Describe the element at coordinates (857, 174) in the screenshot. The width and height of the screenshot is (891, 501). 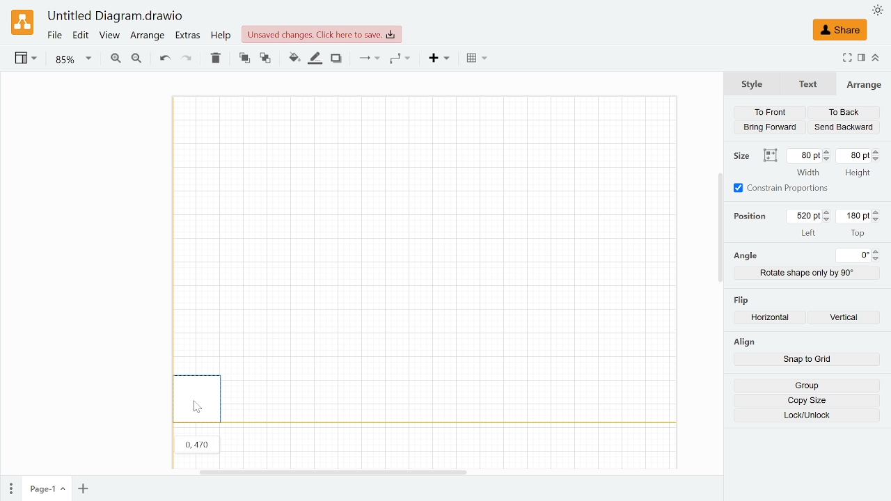
I see `height` at that location.